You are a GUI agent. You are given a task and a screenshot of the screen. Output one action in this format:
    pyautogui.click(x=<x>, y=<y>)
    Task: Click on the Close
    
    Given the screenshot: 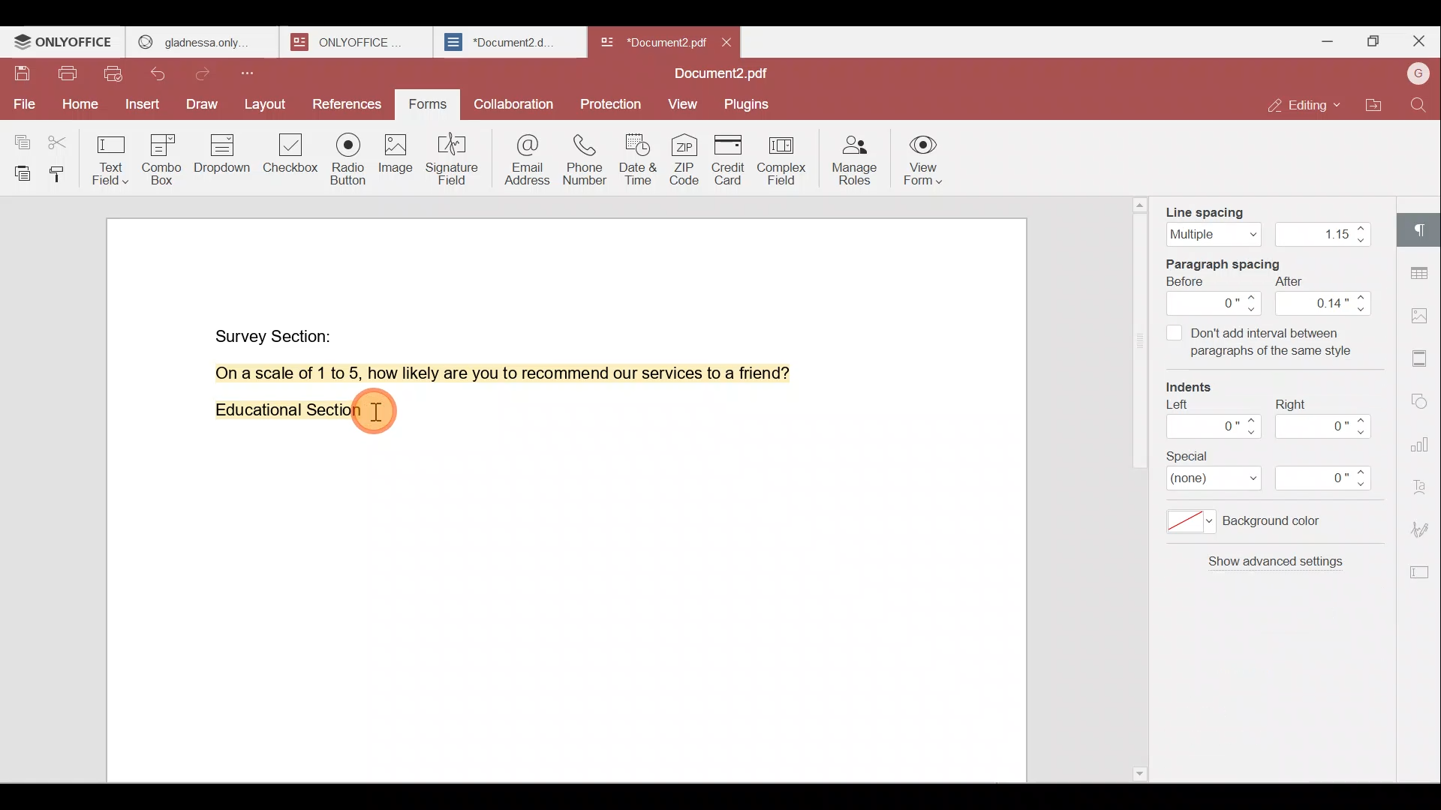 What is the action you would take?
    pyautogui.click(x=1418, y=41)
    